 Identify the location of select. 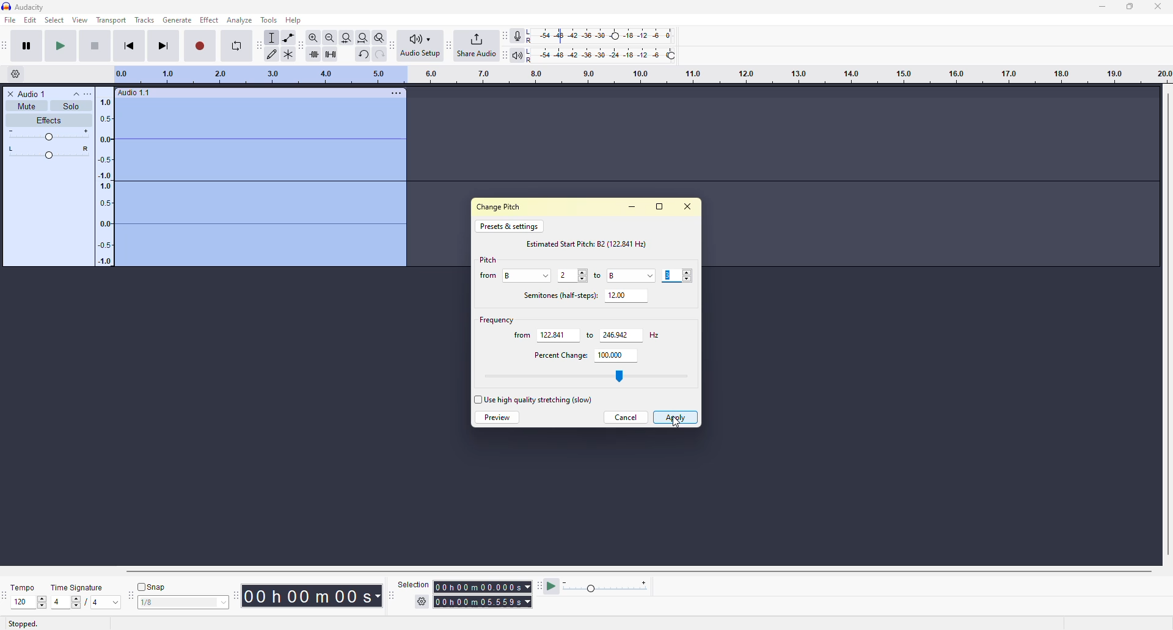
(547, 274).